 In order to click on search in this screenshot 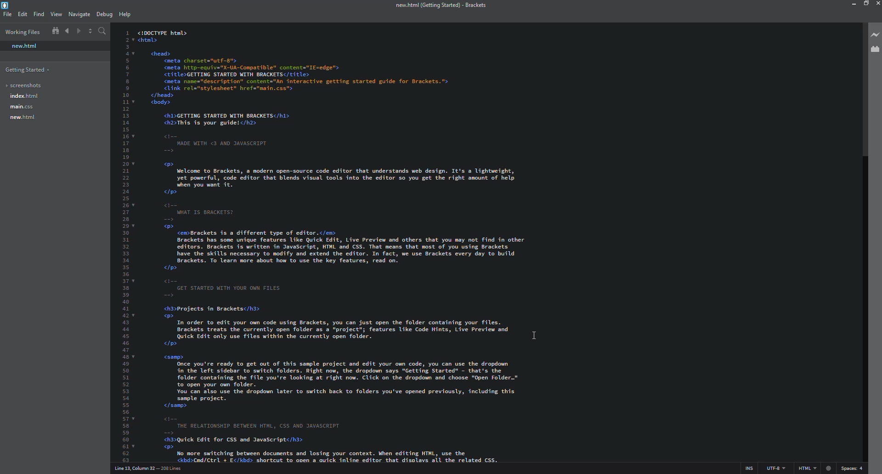, I will do `click(101, 31)`.